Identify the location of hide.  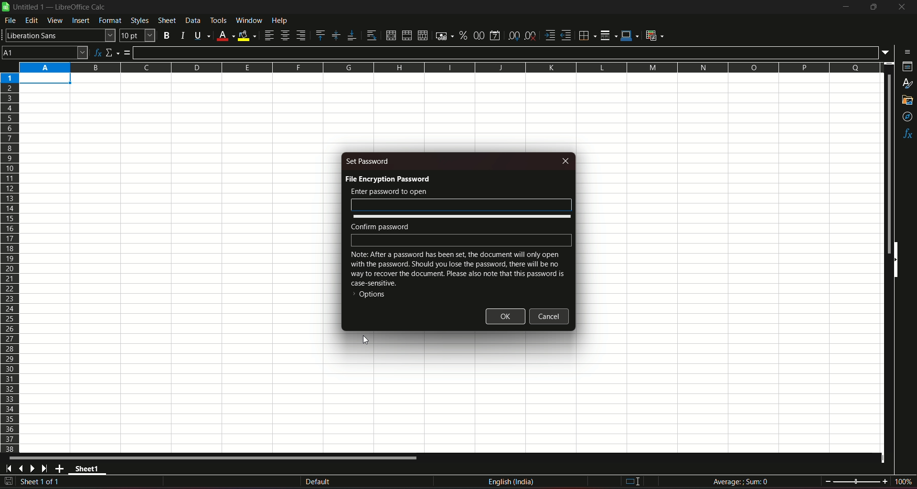
(895, 261).